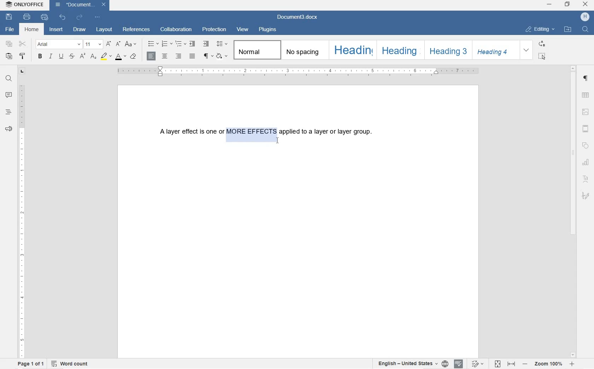 Image resolution: width=594 pixels, height=369 pixels. I want to click on HEADING 2, so click(398, 49).